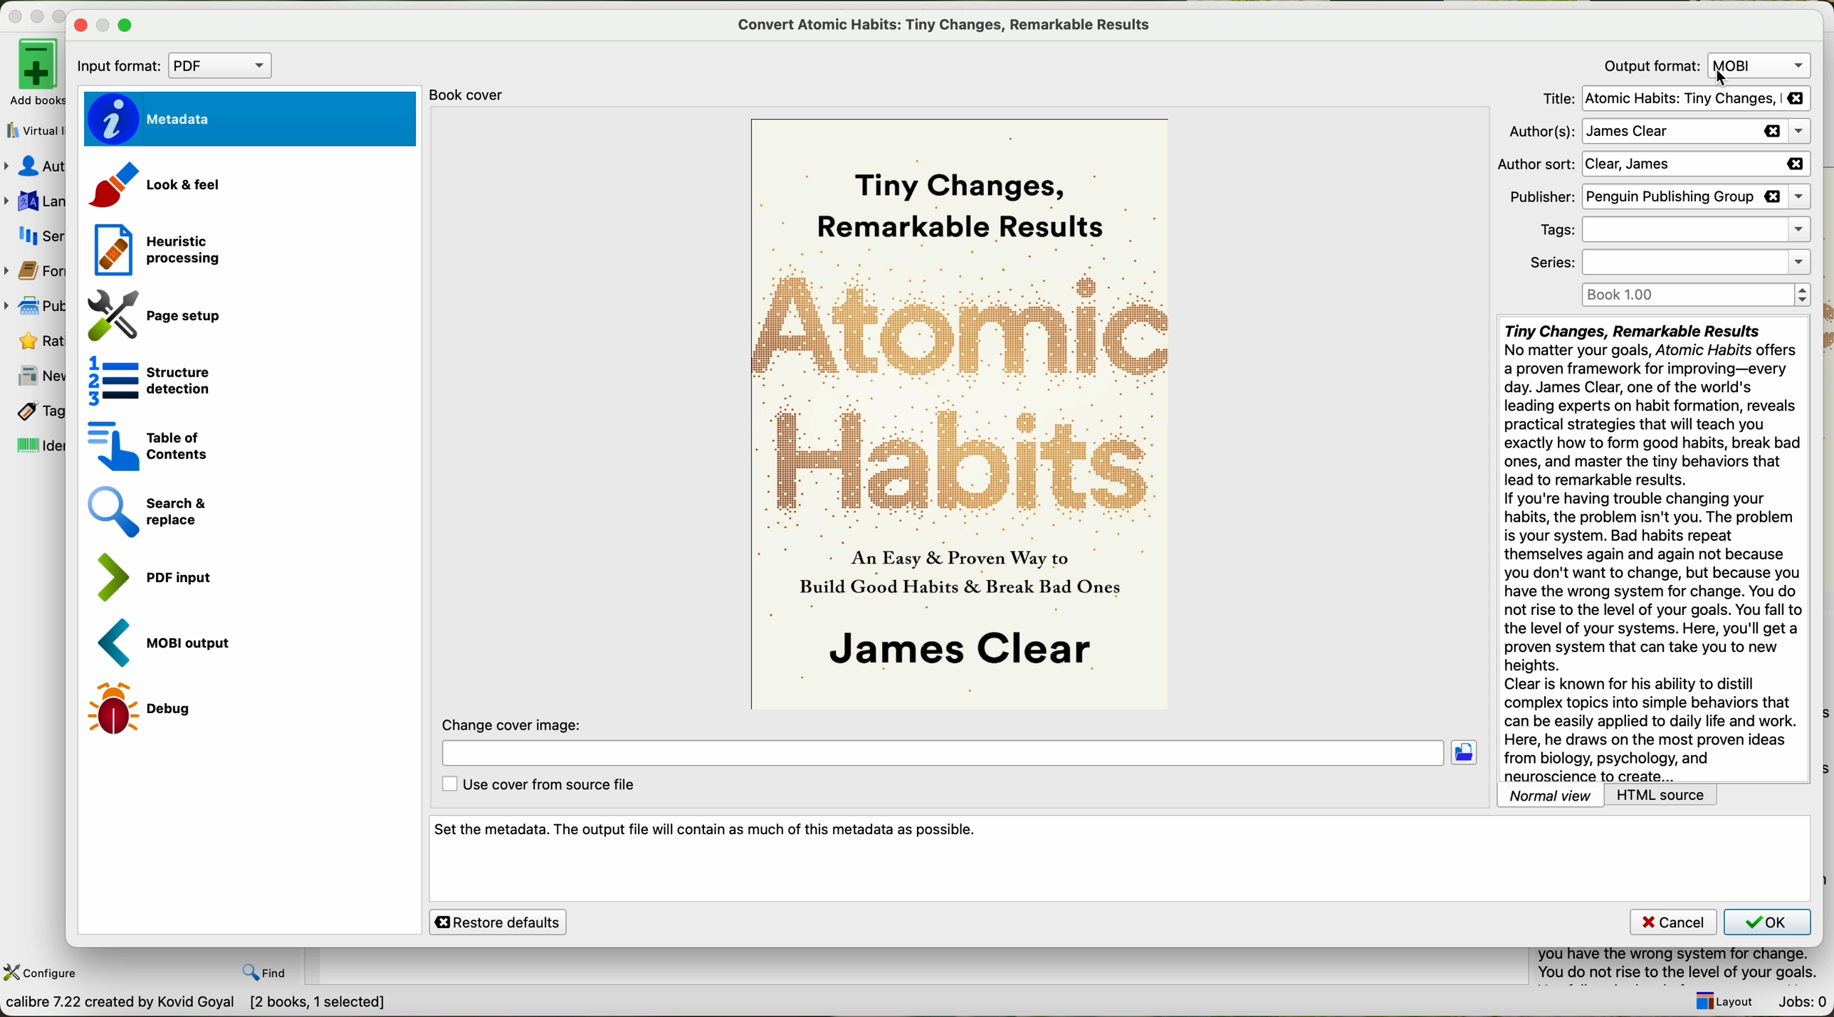  I want to click on find, so click(265, 972).